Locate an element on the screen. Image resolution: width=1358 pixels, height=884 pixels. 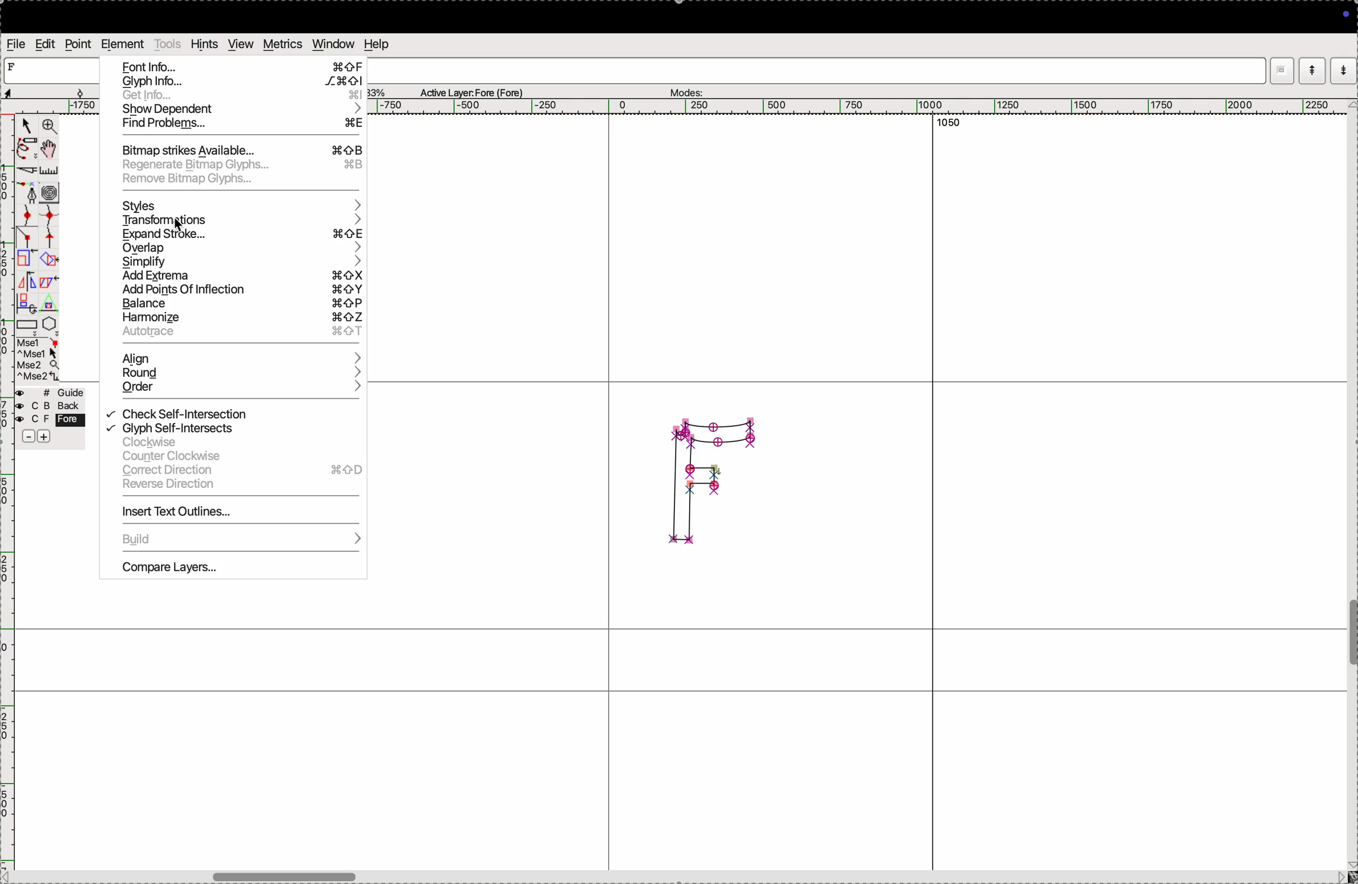
Get info is located at coordinates (238, 96).